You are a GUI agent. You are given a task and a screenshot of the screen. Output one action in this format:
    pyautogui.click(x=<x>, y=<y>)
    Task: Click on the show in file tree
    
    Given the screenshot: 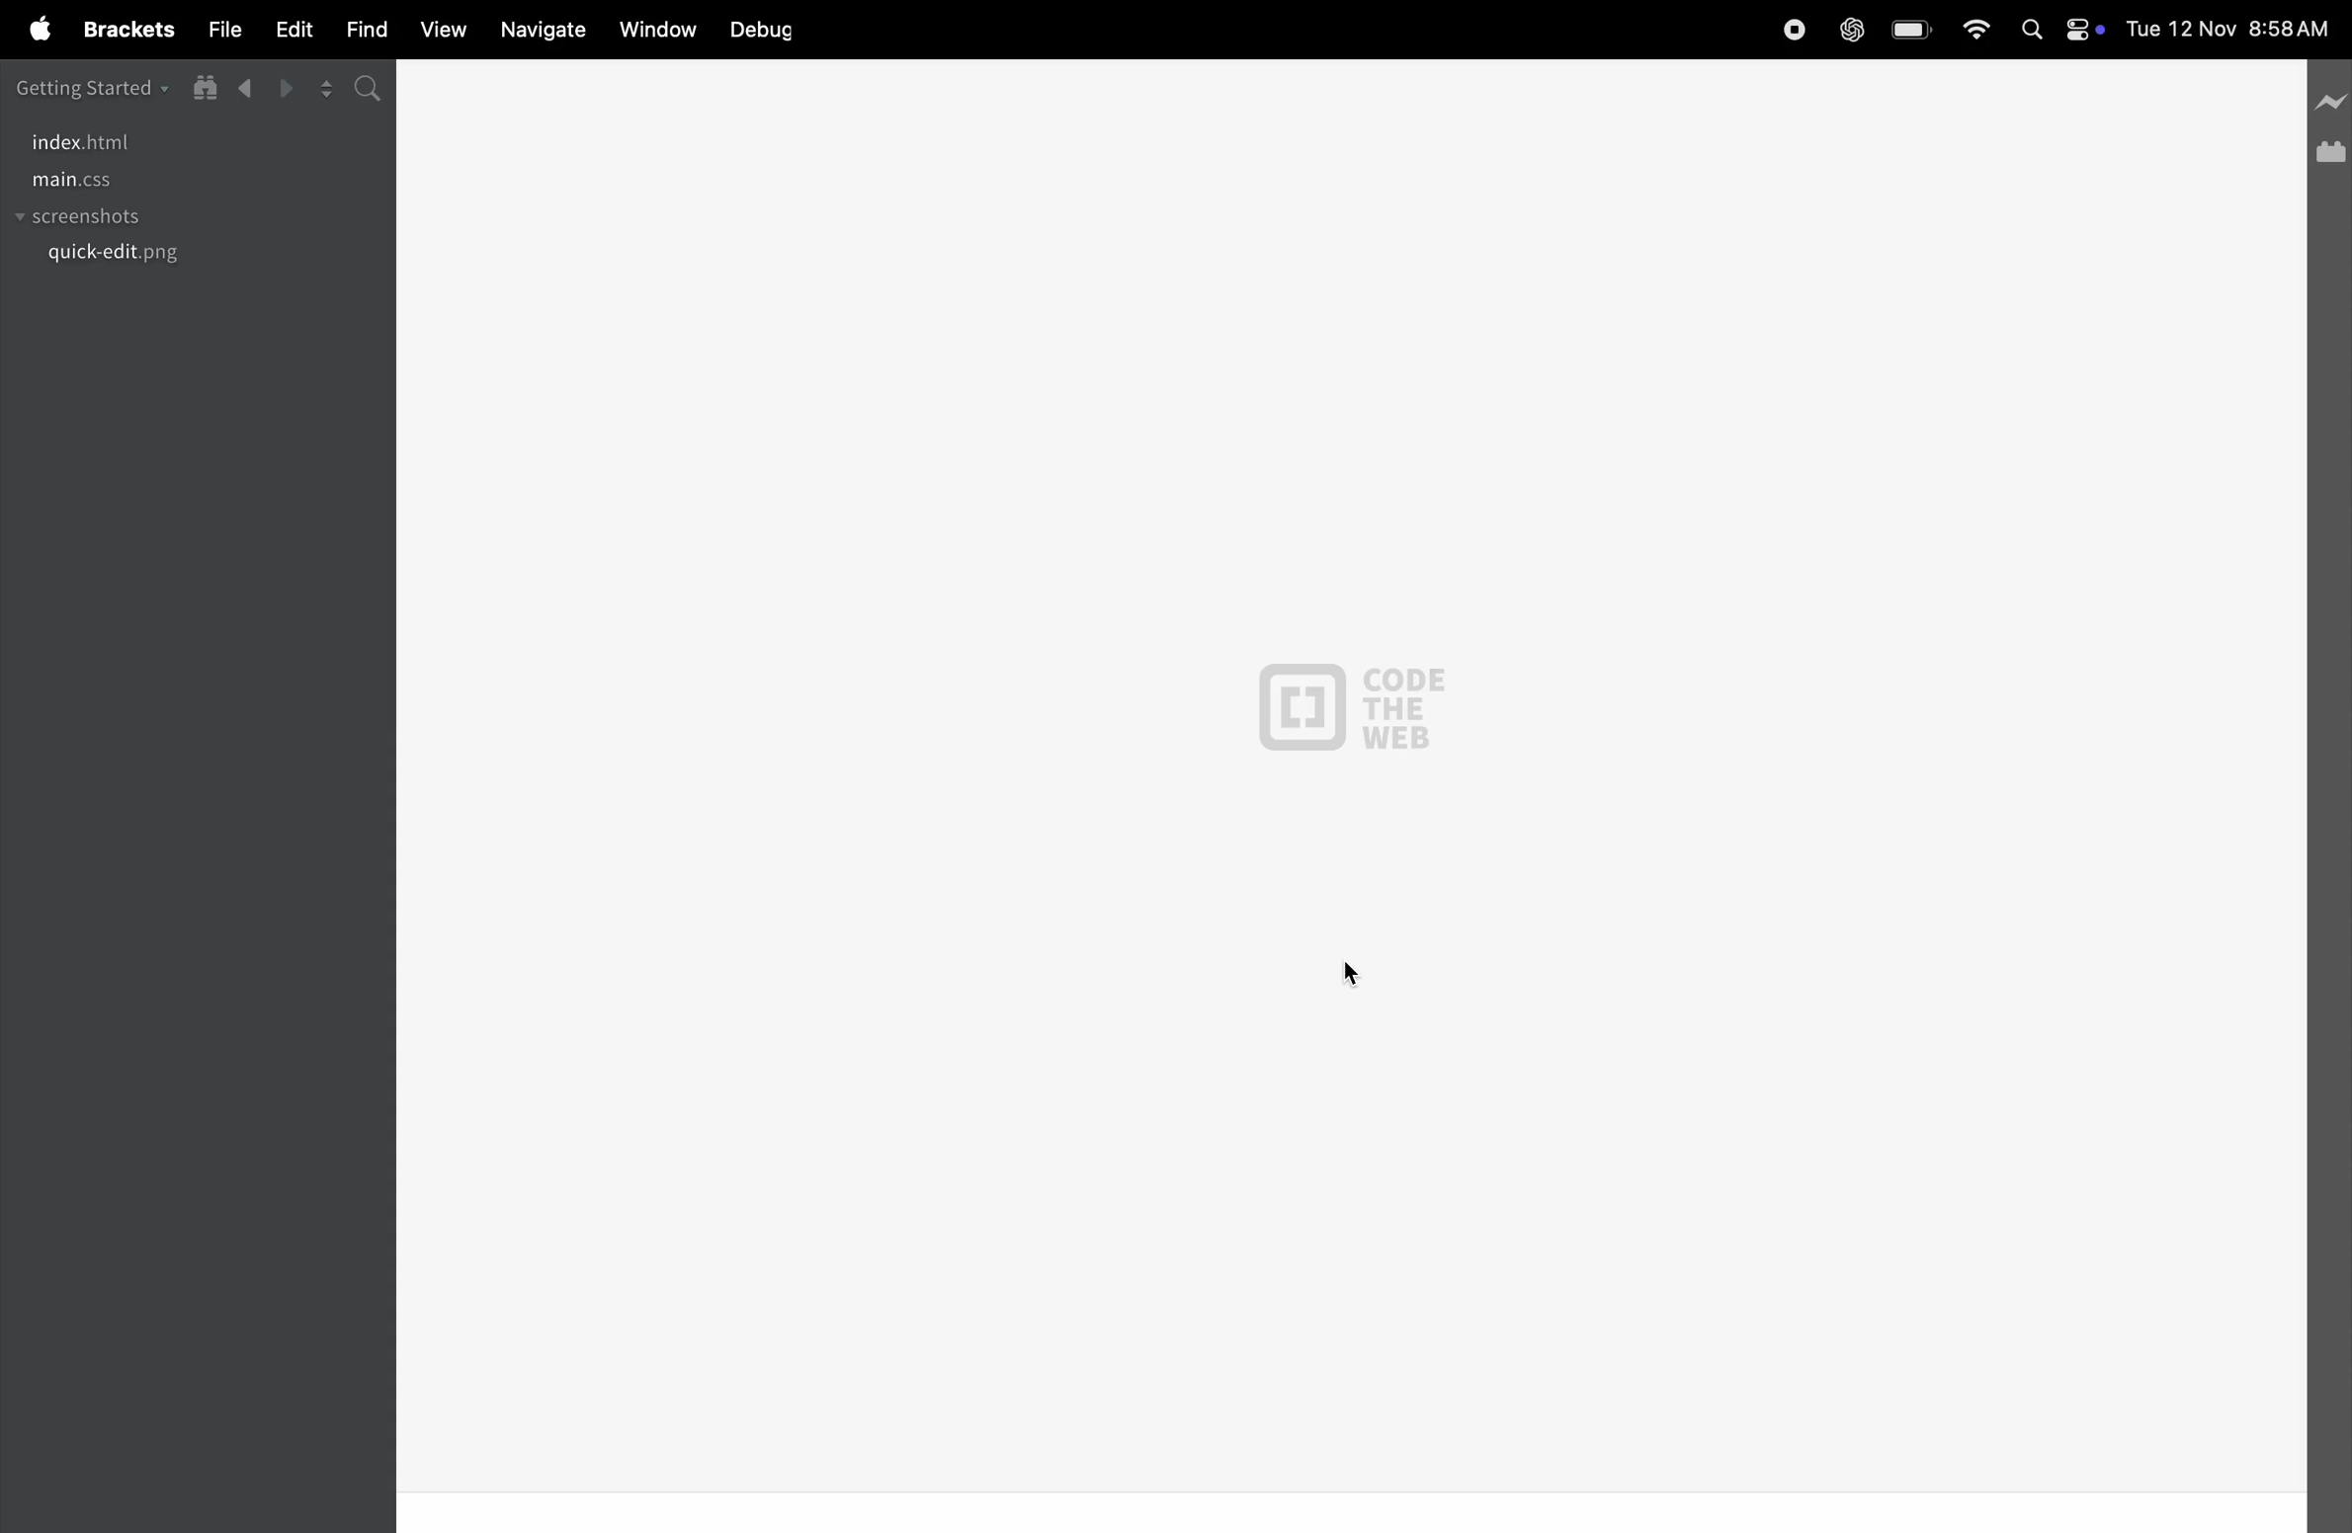 What is the action you would take?
    pyautogui.click(x=205, y=87)
    